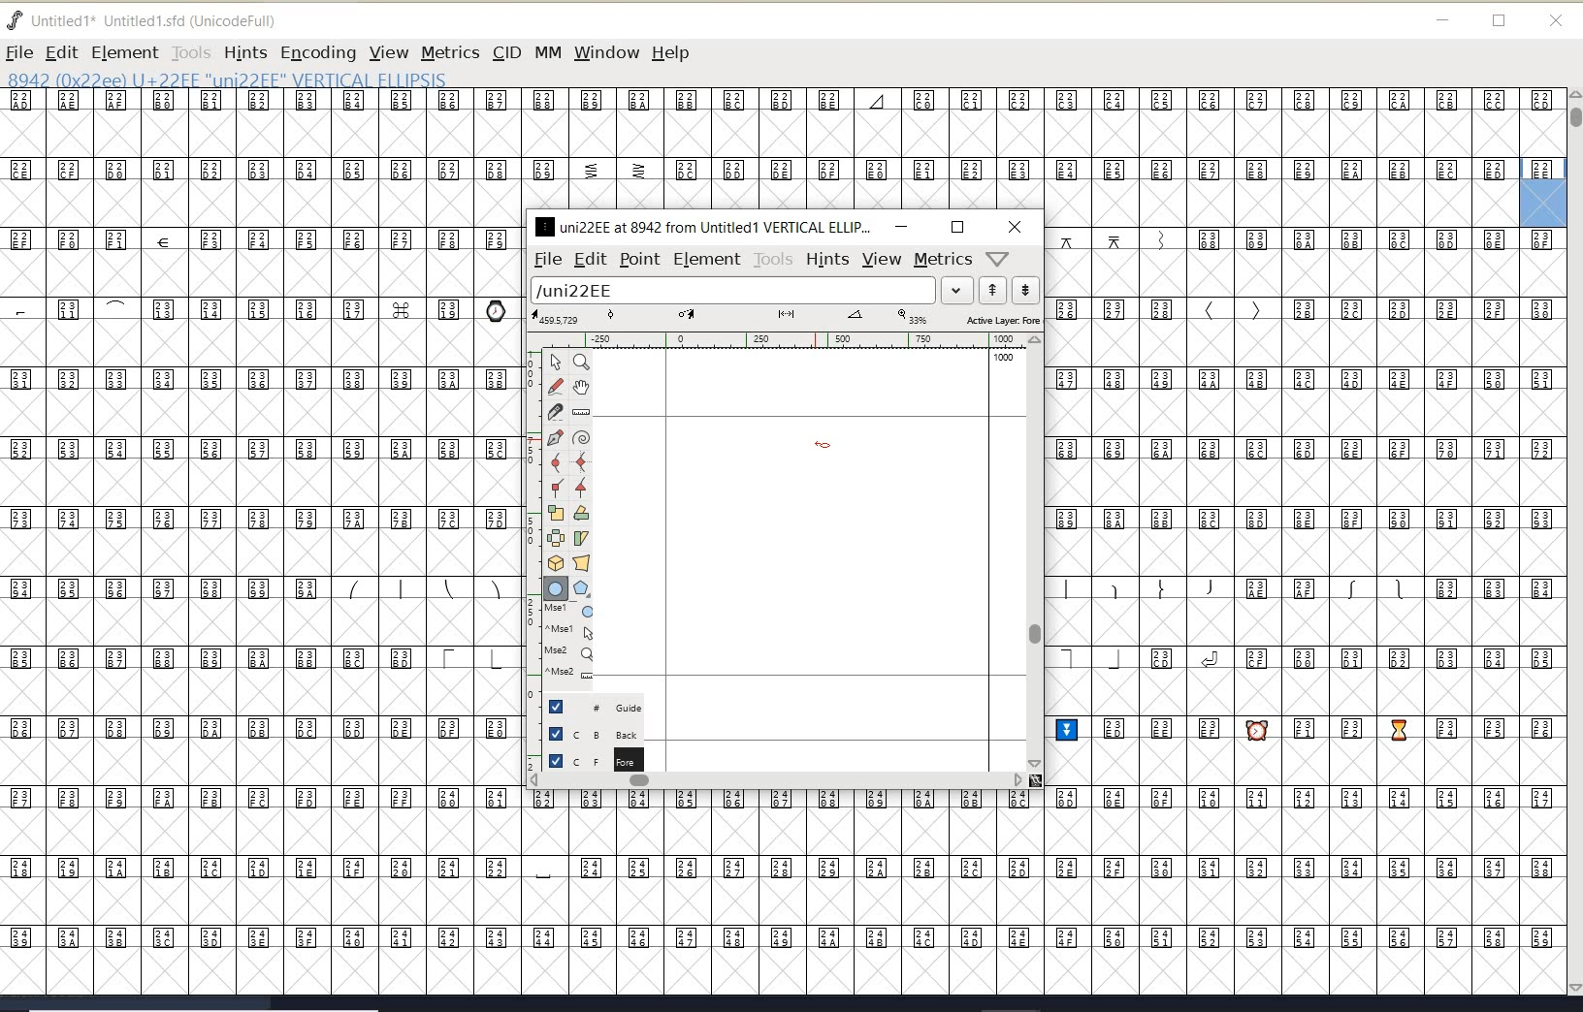 Image resolution: width=1583 pixels, height=1012 pixels. I want to click on rectangle or ellipse, so click(557, 589).